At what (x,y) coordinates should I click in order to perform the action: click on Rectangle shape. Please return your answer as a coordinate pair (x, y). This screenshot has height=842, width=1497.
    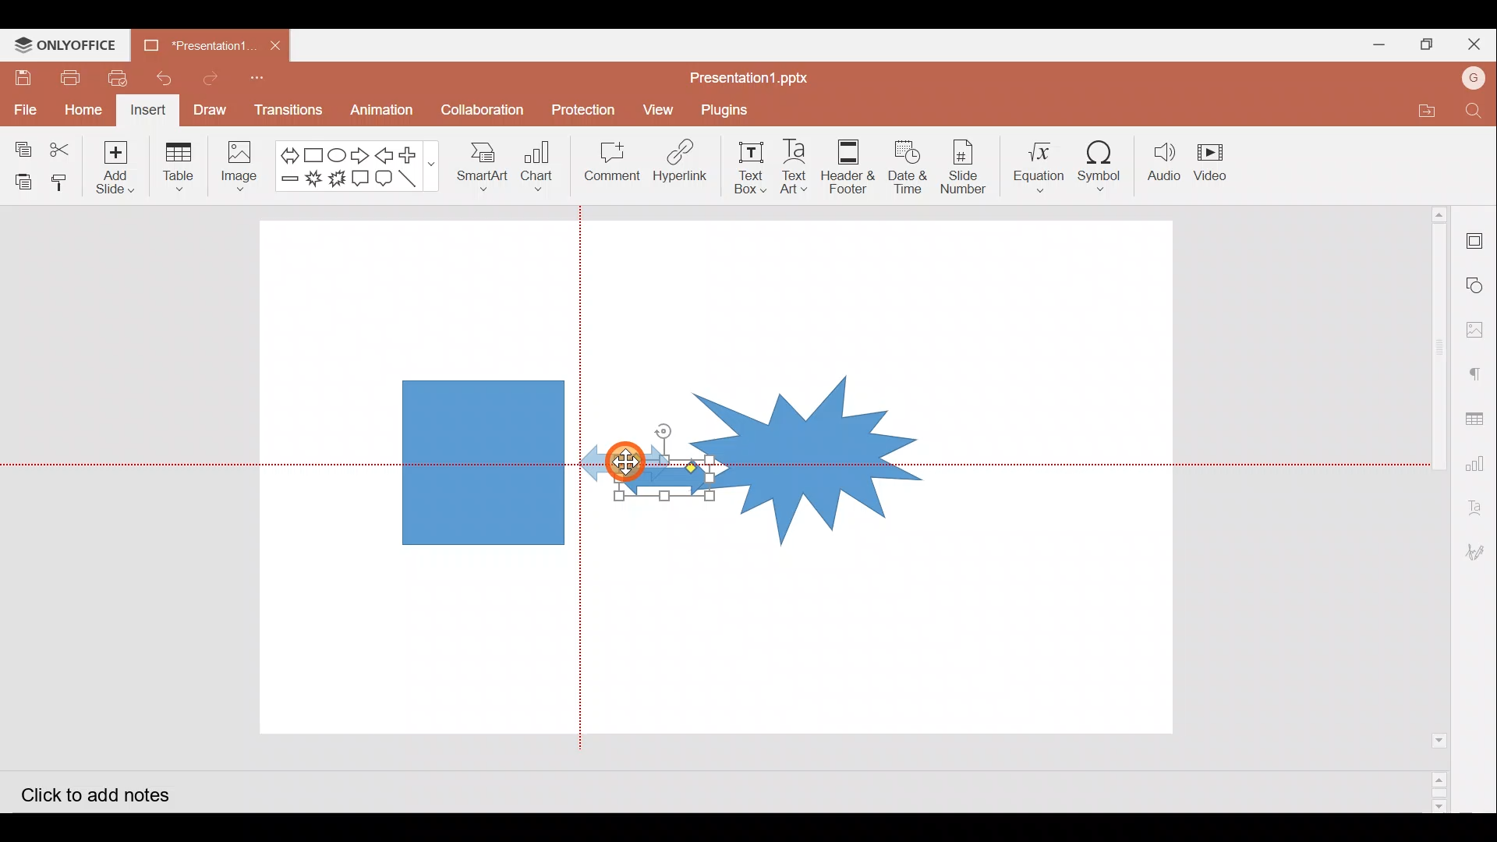
    Looking at the image, I should click on (481, 459).